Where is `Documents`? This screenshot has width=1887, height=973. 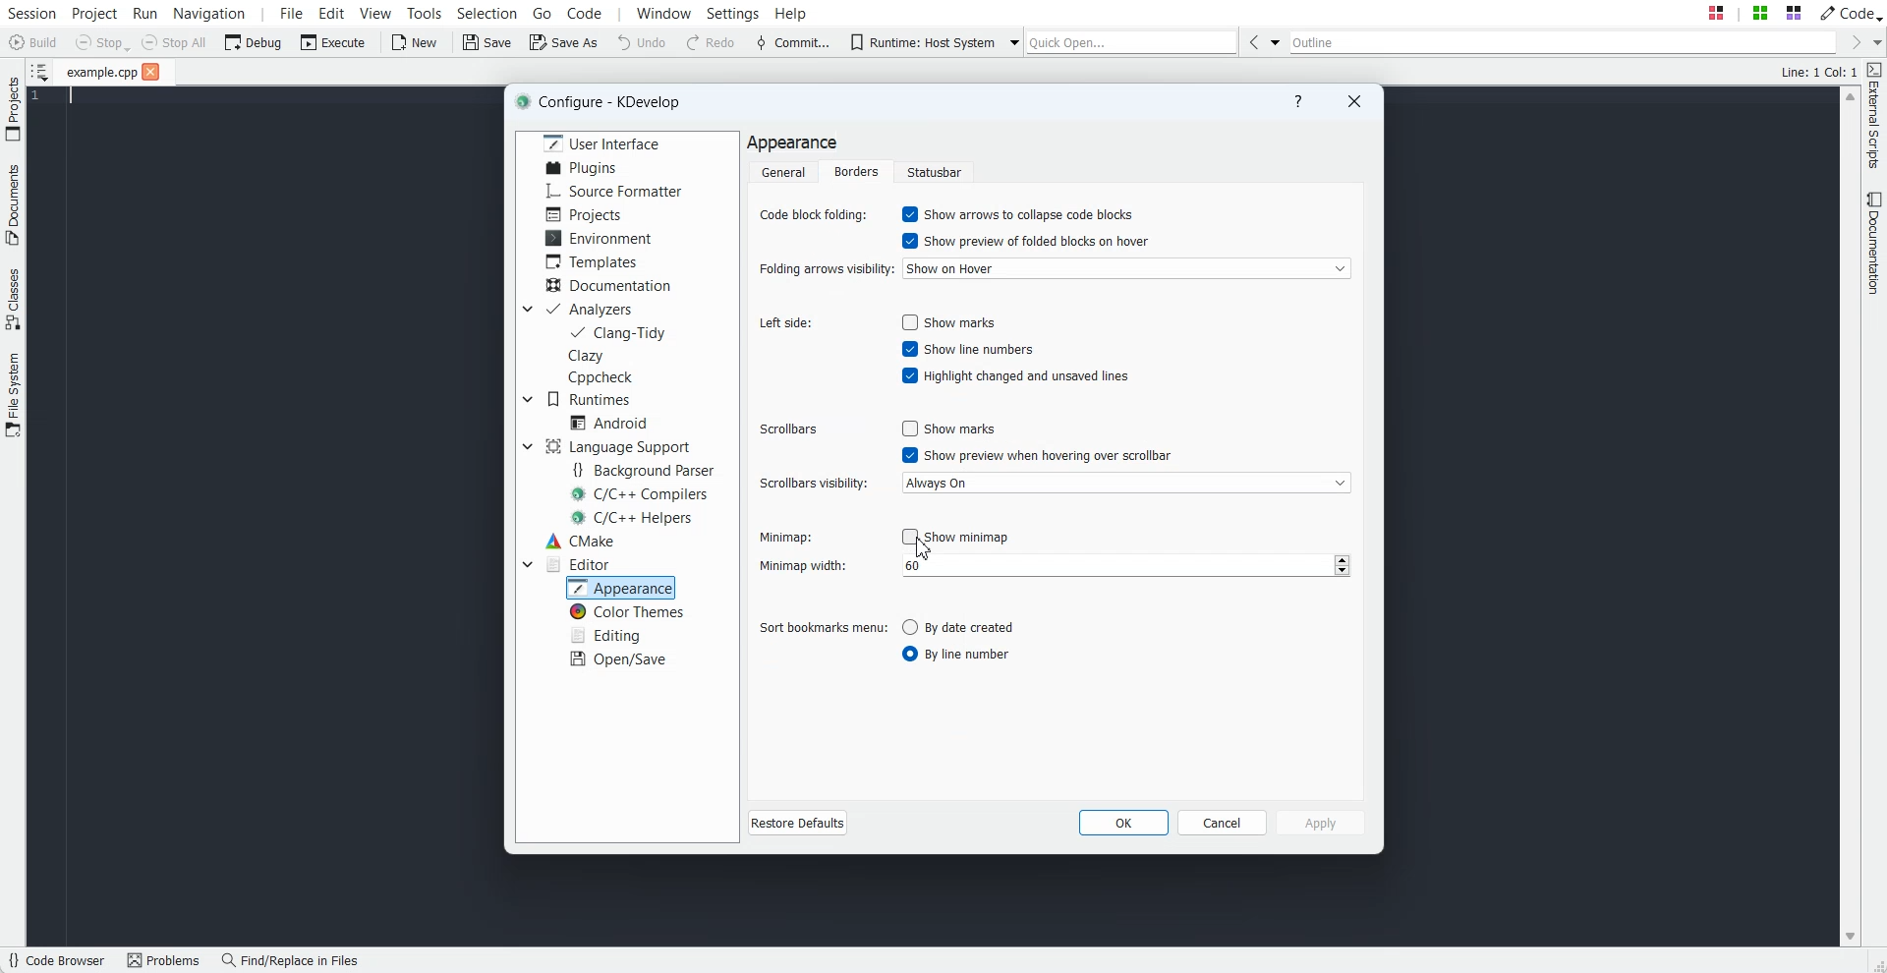
Documents is located at coordinates (13, 204).